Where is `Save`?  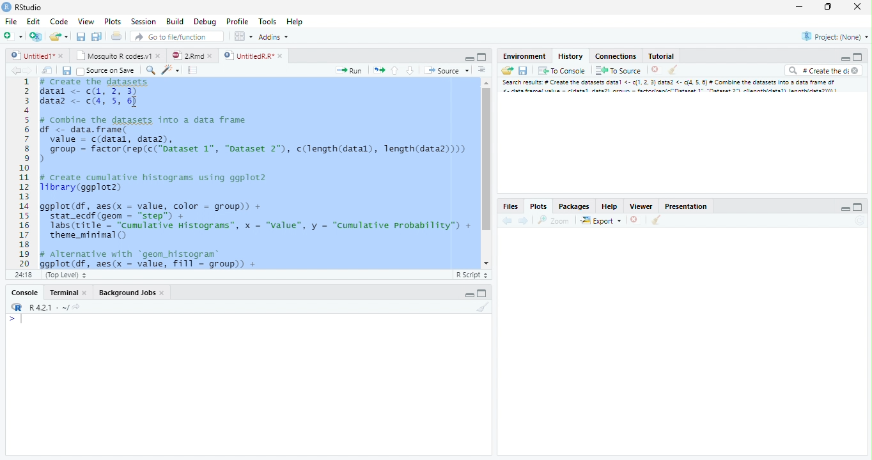
Save is located at coordinates (66, 71).